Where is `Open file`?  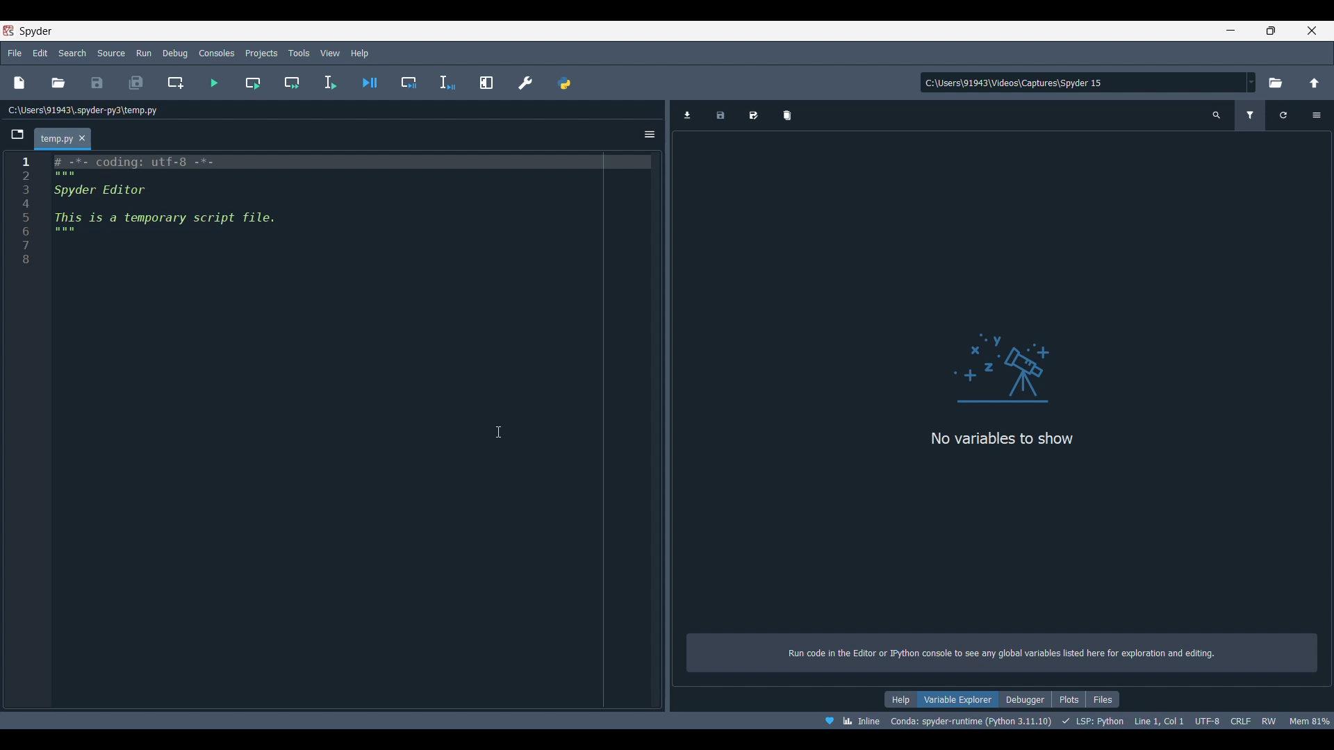 Open file is located at coordinates (59, 83).